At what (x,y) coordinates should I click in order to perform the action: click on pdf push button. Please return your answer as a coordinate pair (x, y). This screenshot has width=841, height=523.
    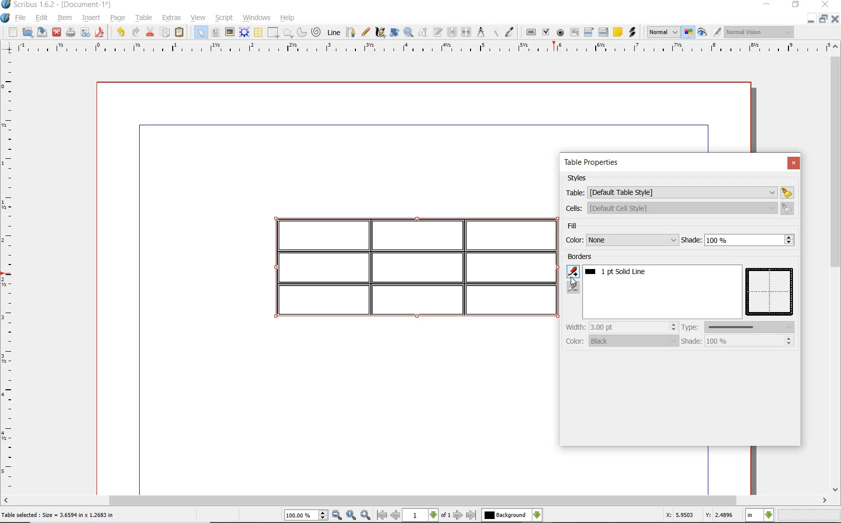
    Looking at the image, I should click on (531, 33).